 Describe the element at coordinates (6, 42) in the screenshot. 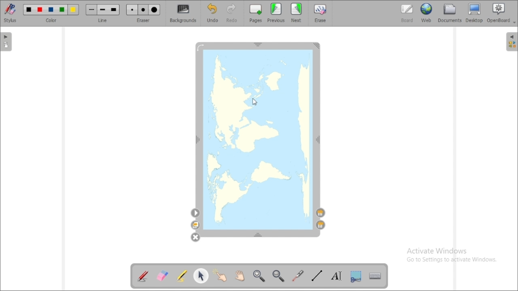

I see `pages pane` at that location.